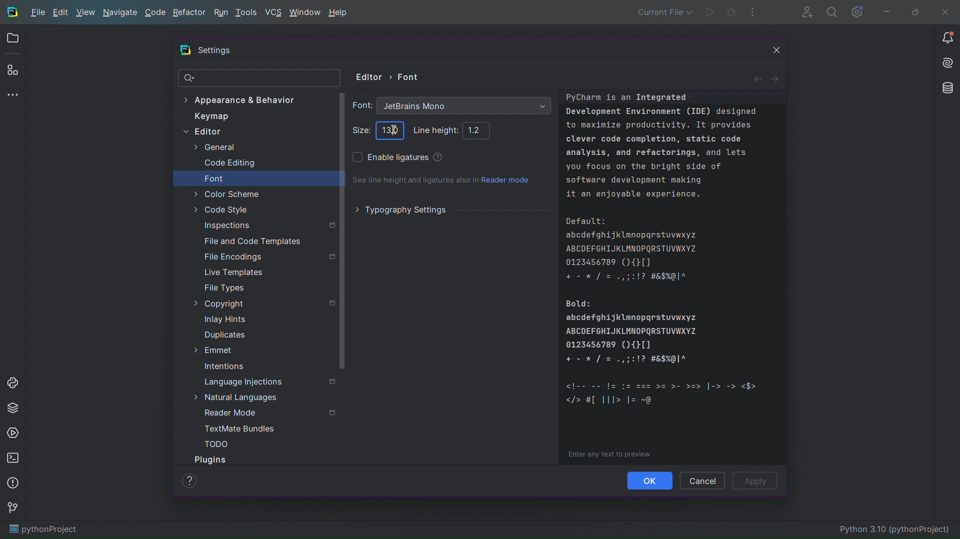  What do you see at coordinates (240, 429) in the screenshot?
I see `TextMate Bundles` at bounding box center [240, 429].